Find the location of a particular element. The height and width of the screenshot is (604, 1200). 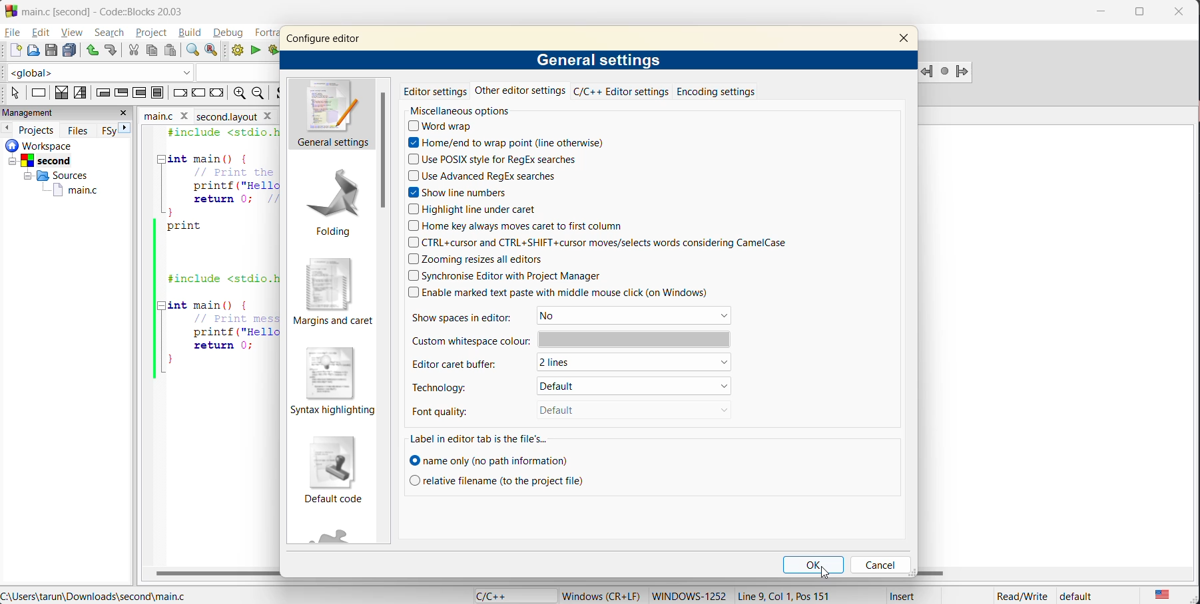

build and run is located at coordinates (274, 51).